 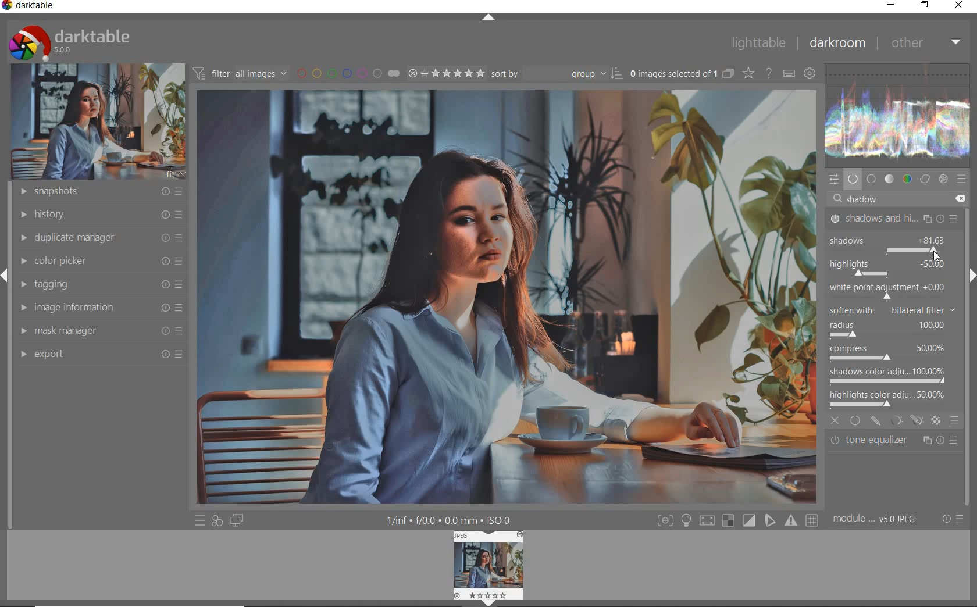 What do you see at coordinates (33, 6) in the screenshot?
I see `darktable` at bounding box center [33, 6].